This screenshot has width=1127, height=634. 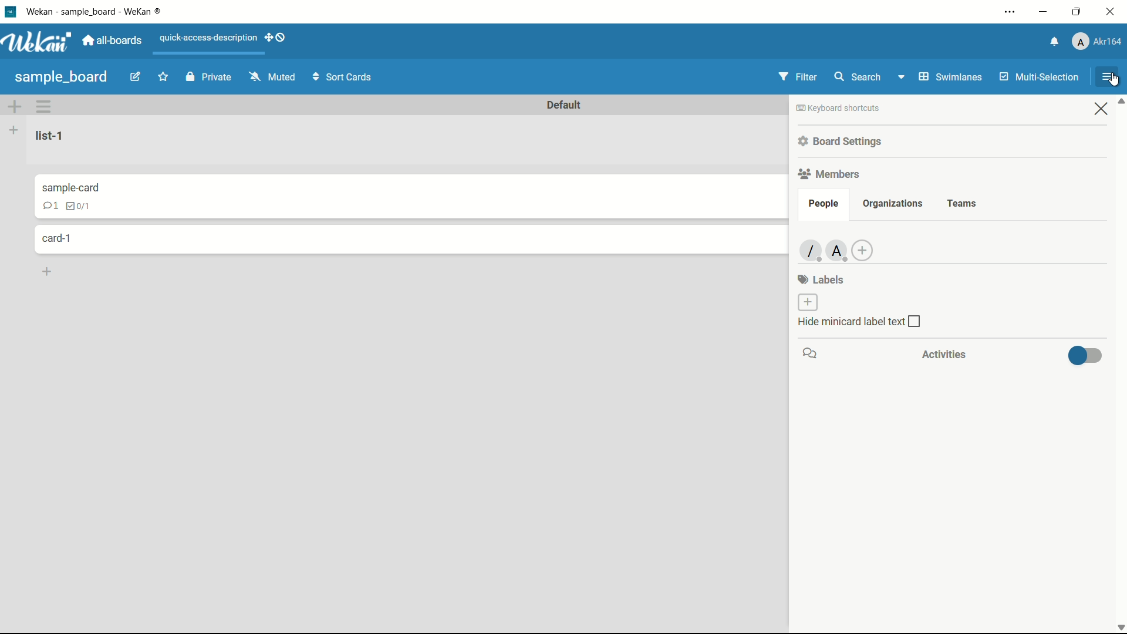 What do you see at coordinates (964, 203) in the screenshot?
I see `teams` at bounding box center [964, 203].